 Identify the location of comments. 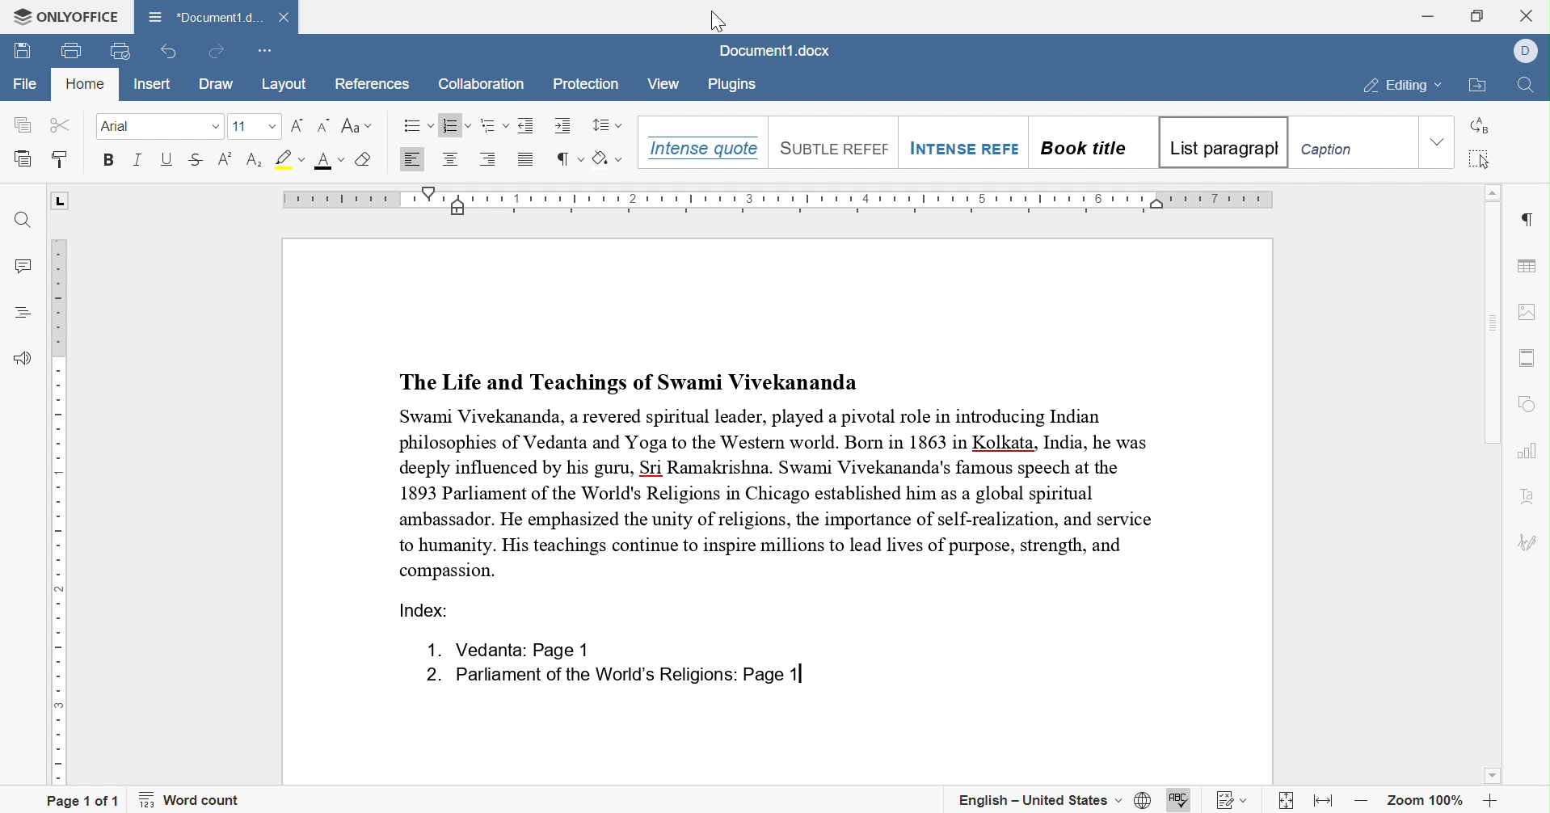
(28, 267).